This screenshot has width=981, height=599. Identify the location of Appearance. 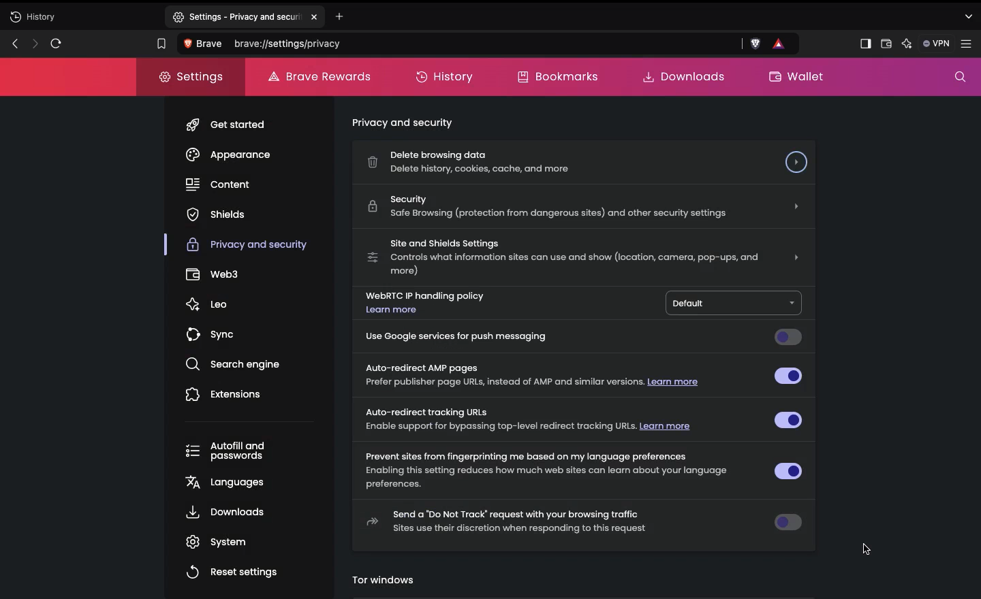
(234, 157).